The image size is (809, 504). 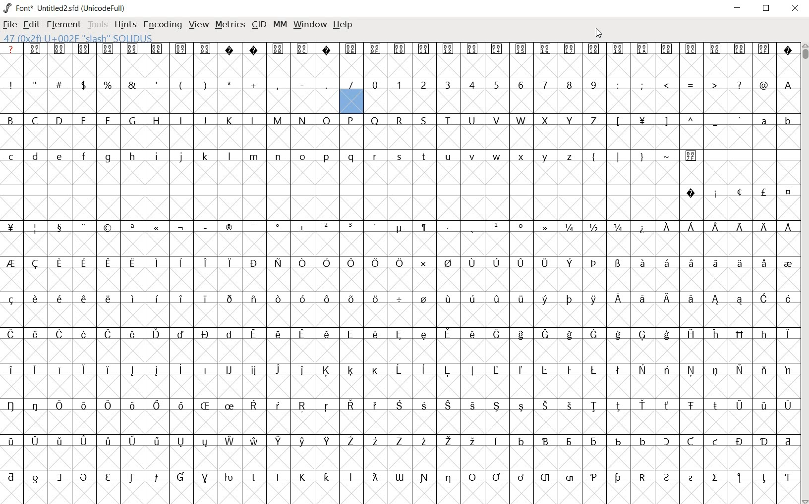 I want to click on FILE, so click(x=11, y=25).